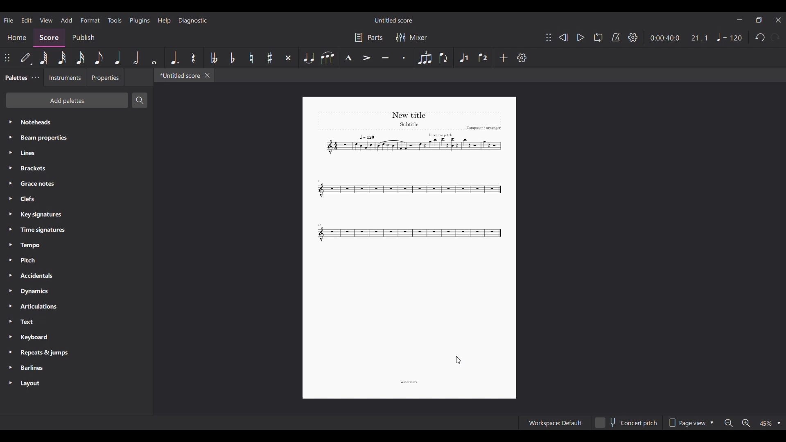  Describe the element at coordinates (308, 58) in the screenshot. I see `Tie` at that location.